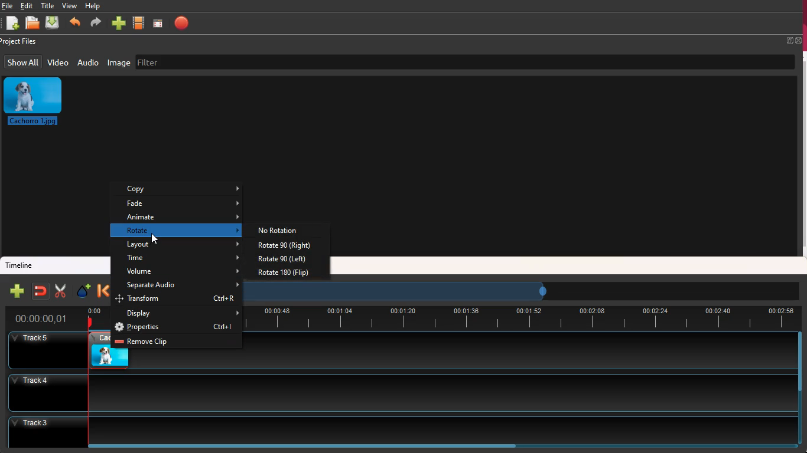 The height and width of the screenshot is (453, 807). What do you see at coordinates (281, 231) in the screenshot?
I see `no rotation` at bounding box center [281, 231].